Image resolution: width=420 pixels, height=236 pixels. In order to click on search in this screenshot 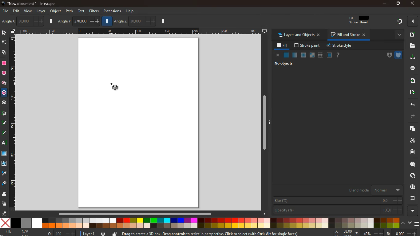, I will do `click(411, 165)`.